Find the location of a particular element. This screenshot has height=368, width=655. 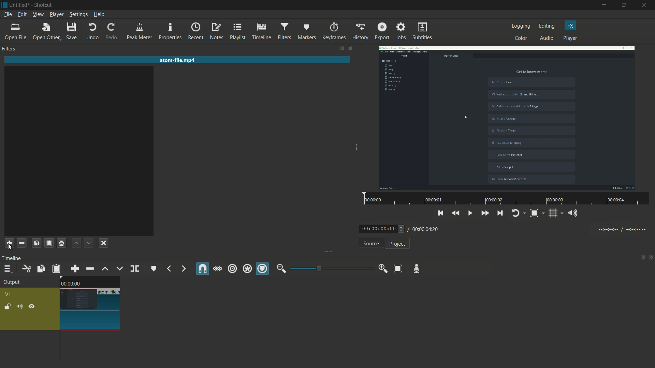

history is located at coordinates (359, 31).